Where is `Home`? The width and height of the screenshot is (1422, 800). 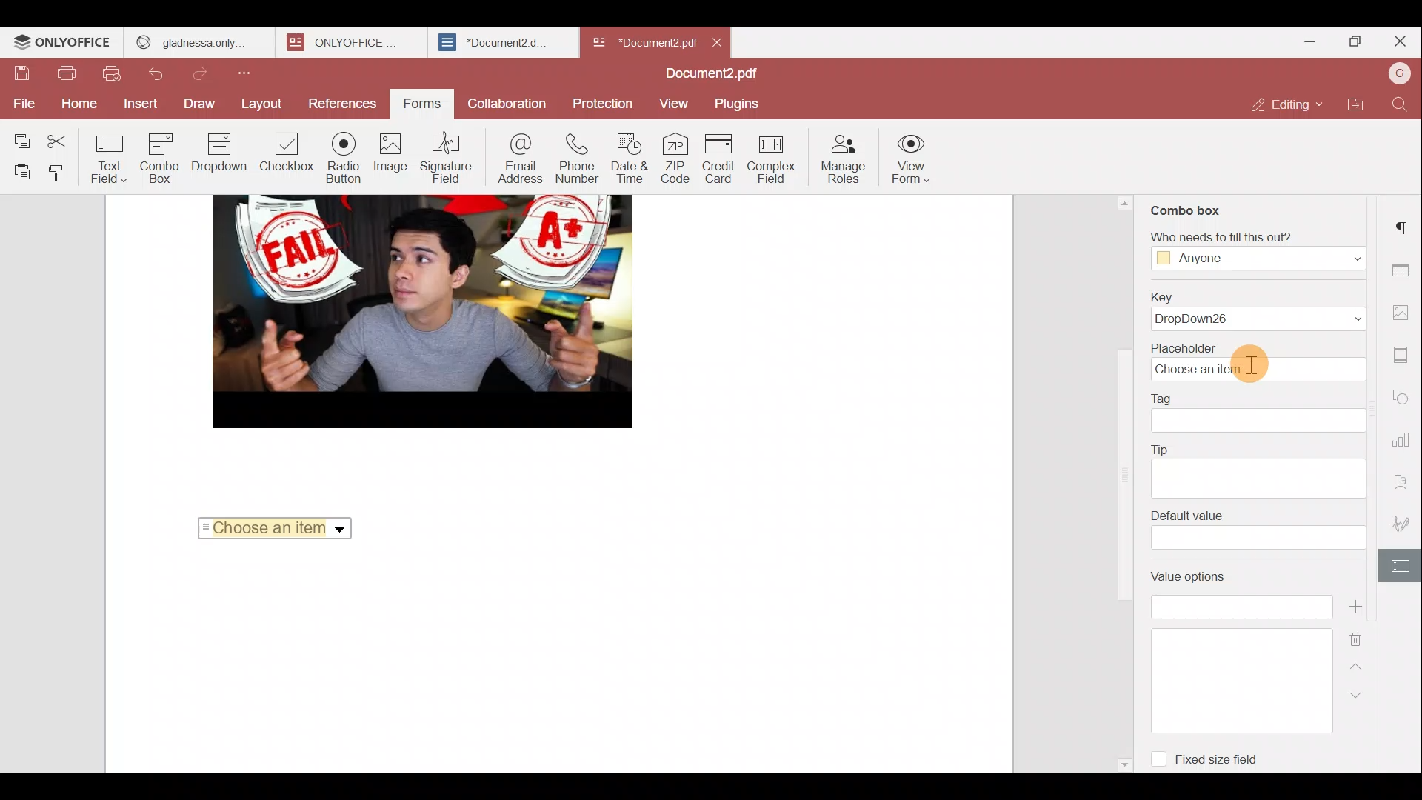 Home is located at coordinates (75, 105).